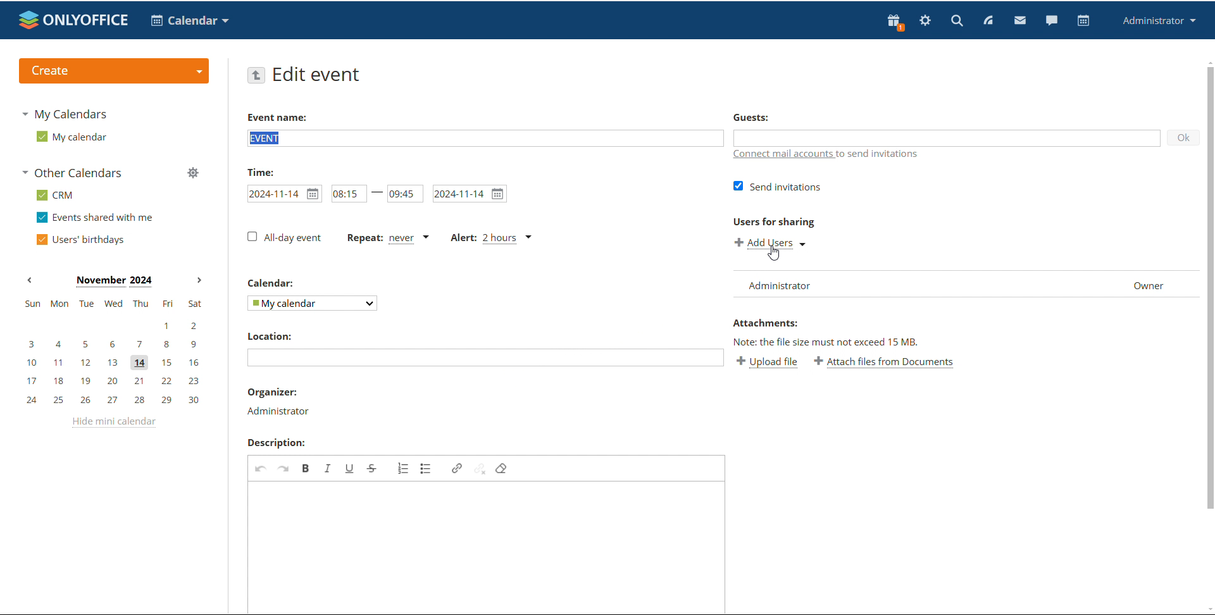  I want to click on crm, so click(55, 196).